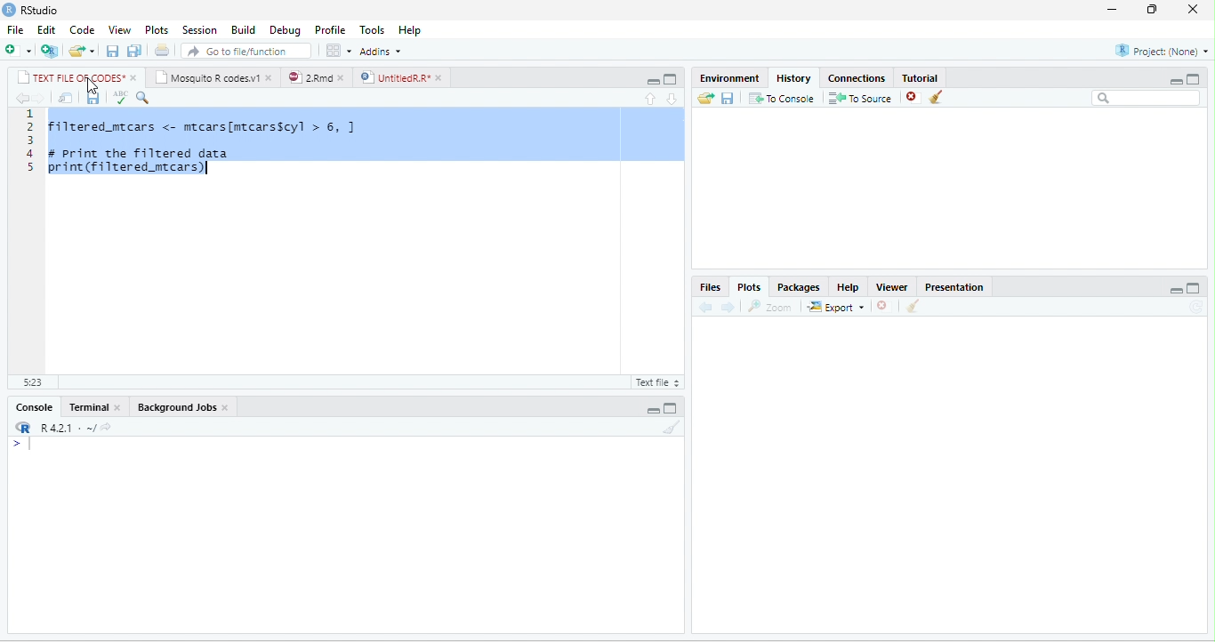 The width and height of the screenshot is (1215, 642). Describe the element at coordinates (650, 99) in the screenshot. I see `up` at that location.